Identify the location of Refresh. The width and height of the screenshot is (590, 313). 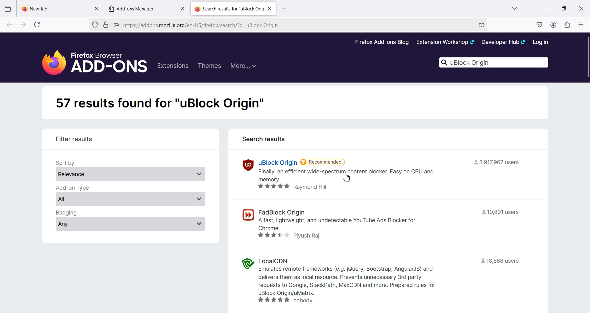
(37, 25).